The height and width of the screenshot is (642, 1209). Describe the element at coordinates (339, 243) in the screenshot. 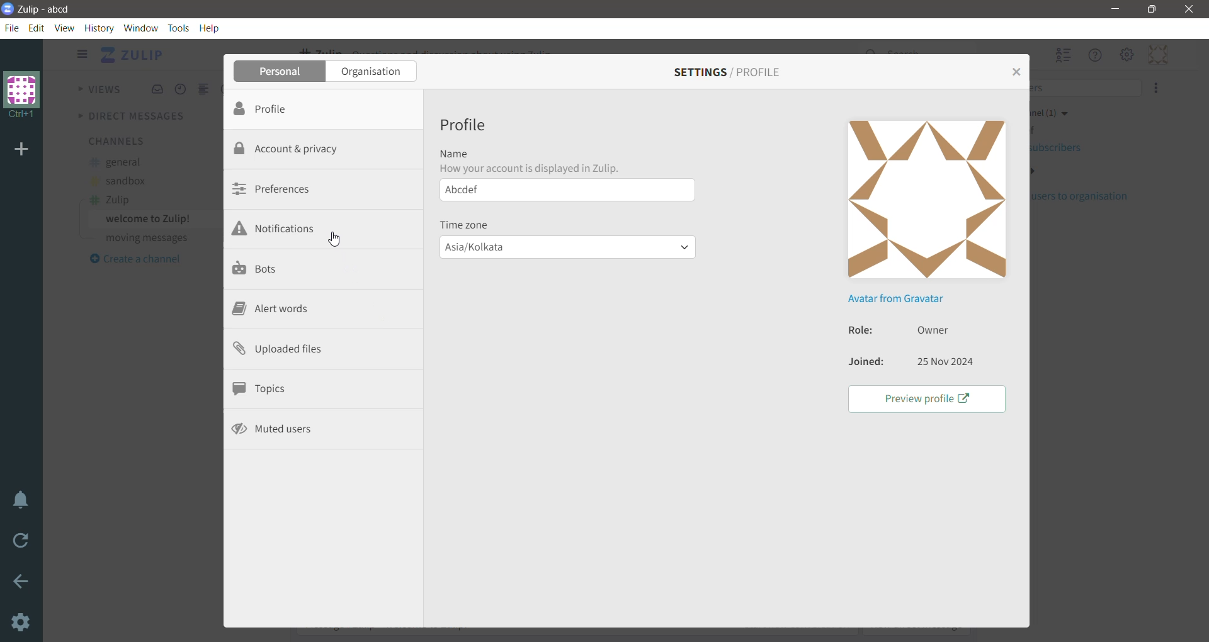

I see `Pointer` at that location.